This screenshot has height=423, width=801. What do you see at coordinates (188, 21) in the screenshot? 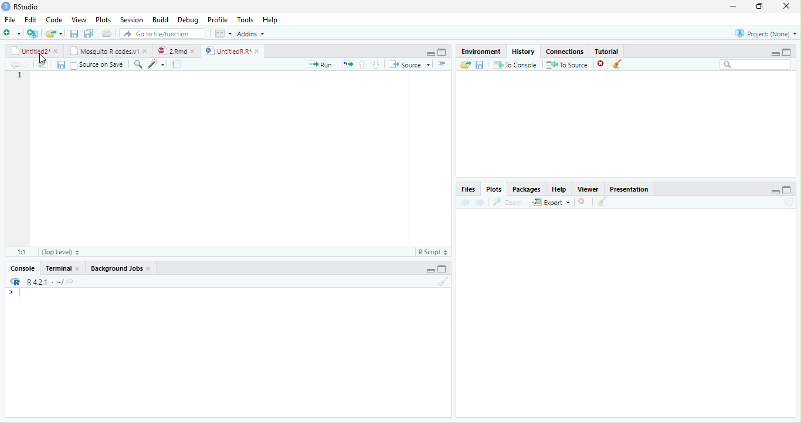
I see `debug` at bounding box center [188, 21].